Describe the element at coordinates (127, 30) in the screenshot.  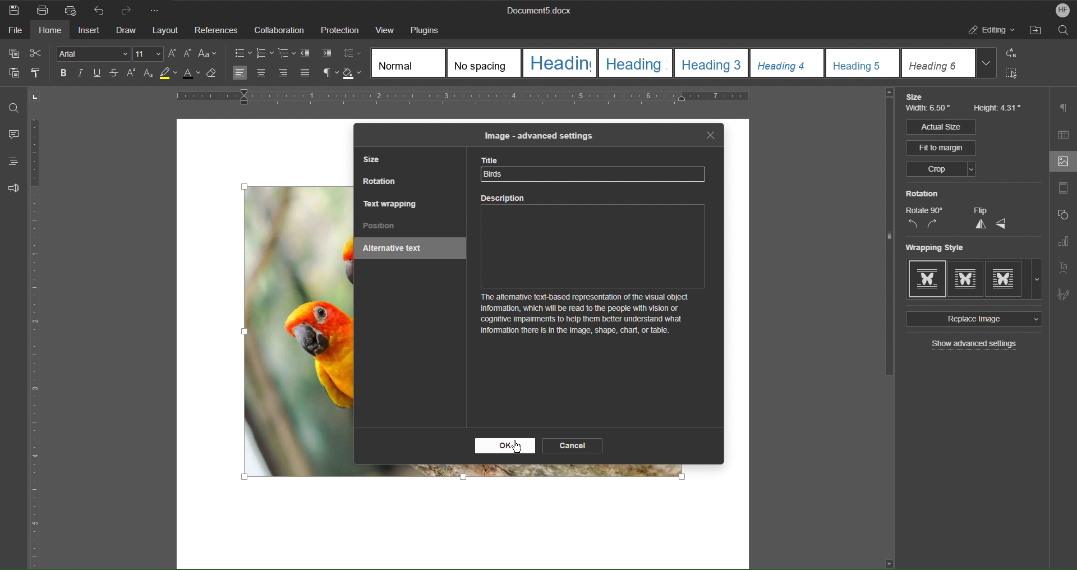
I see `Draw` at that location.